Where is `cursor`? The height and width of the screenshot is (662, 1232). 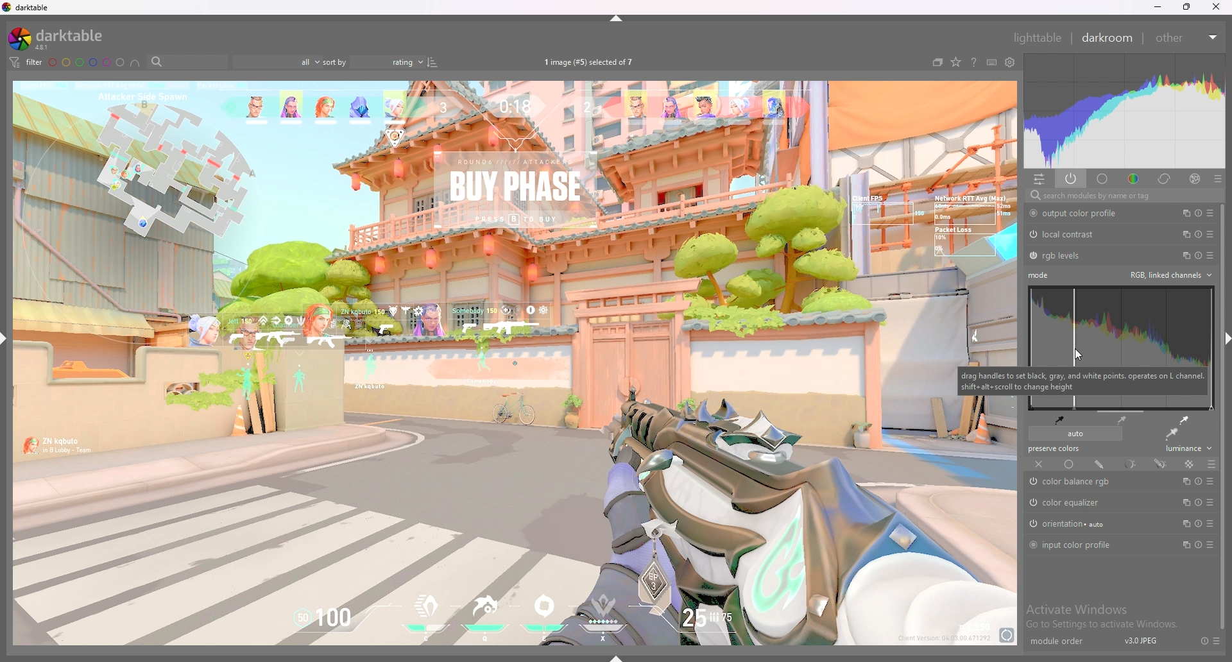 cursor is located at coordinates (1077, 355).